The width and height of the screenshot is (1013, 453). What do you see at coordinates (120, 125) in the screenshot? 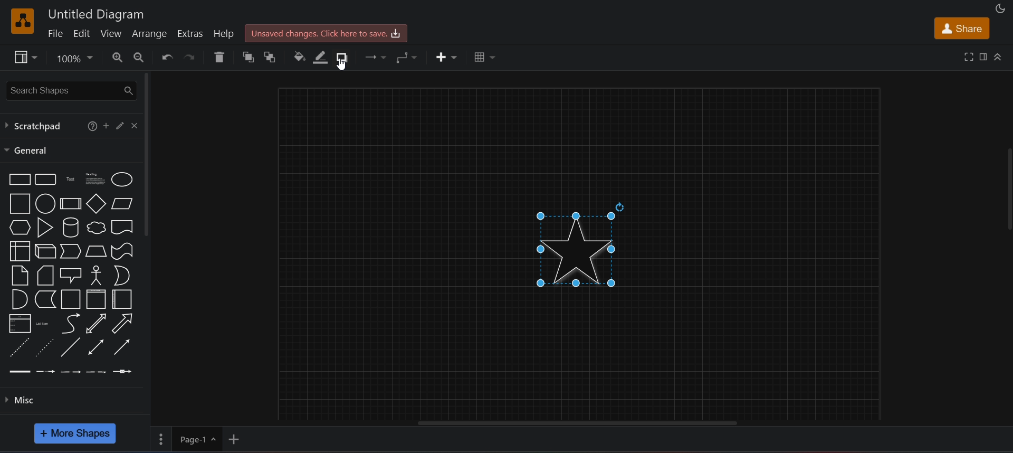
I see `edit` at bounding box center [120, 125].